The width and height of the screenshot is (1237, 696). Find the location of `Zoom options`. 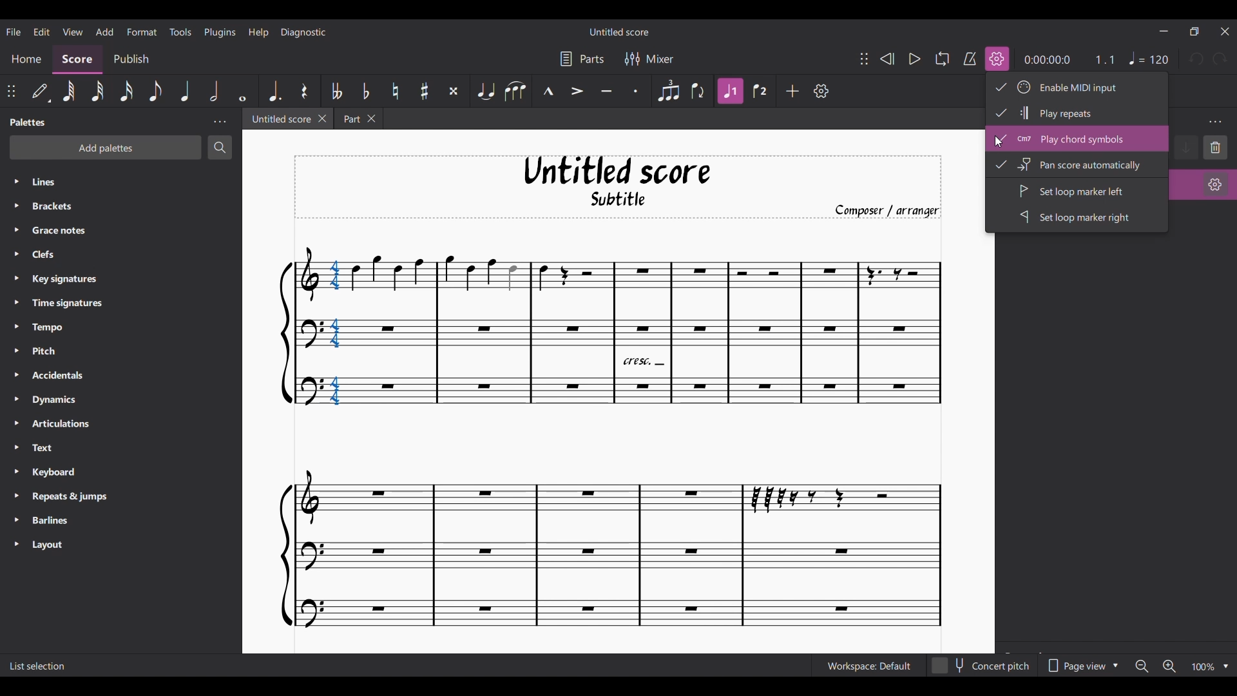

Zoom options is located at coordinates (1226, 667).